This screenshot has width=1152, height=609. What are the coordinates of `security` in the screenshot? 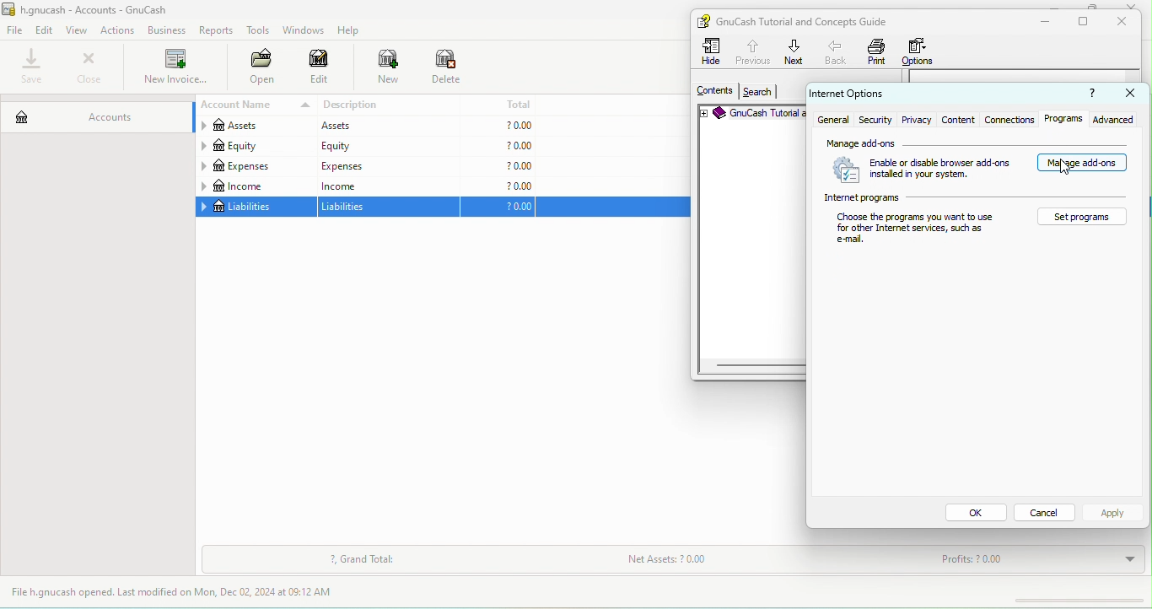 It's located at (878, 120).